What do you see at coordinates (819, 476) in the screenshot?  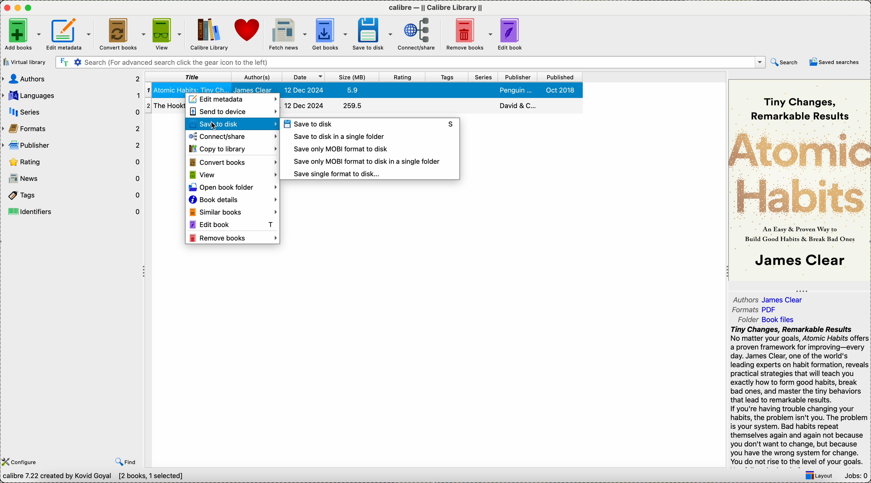 I see `layout` at bounding box center [819, 476].